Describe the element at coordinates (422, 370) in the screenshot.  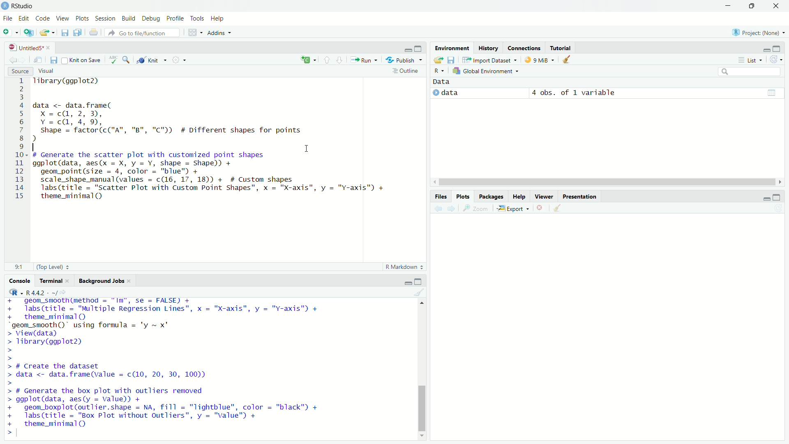
I see `vertical scroll bar` at that location.